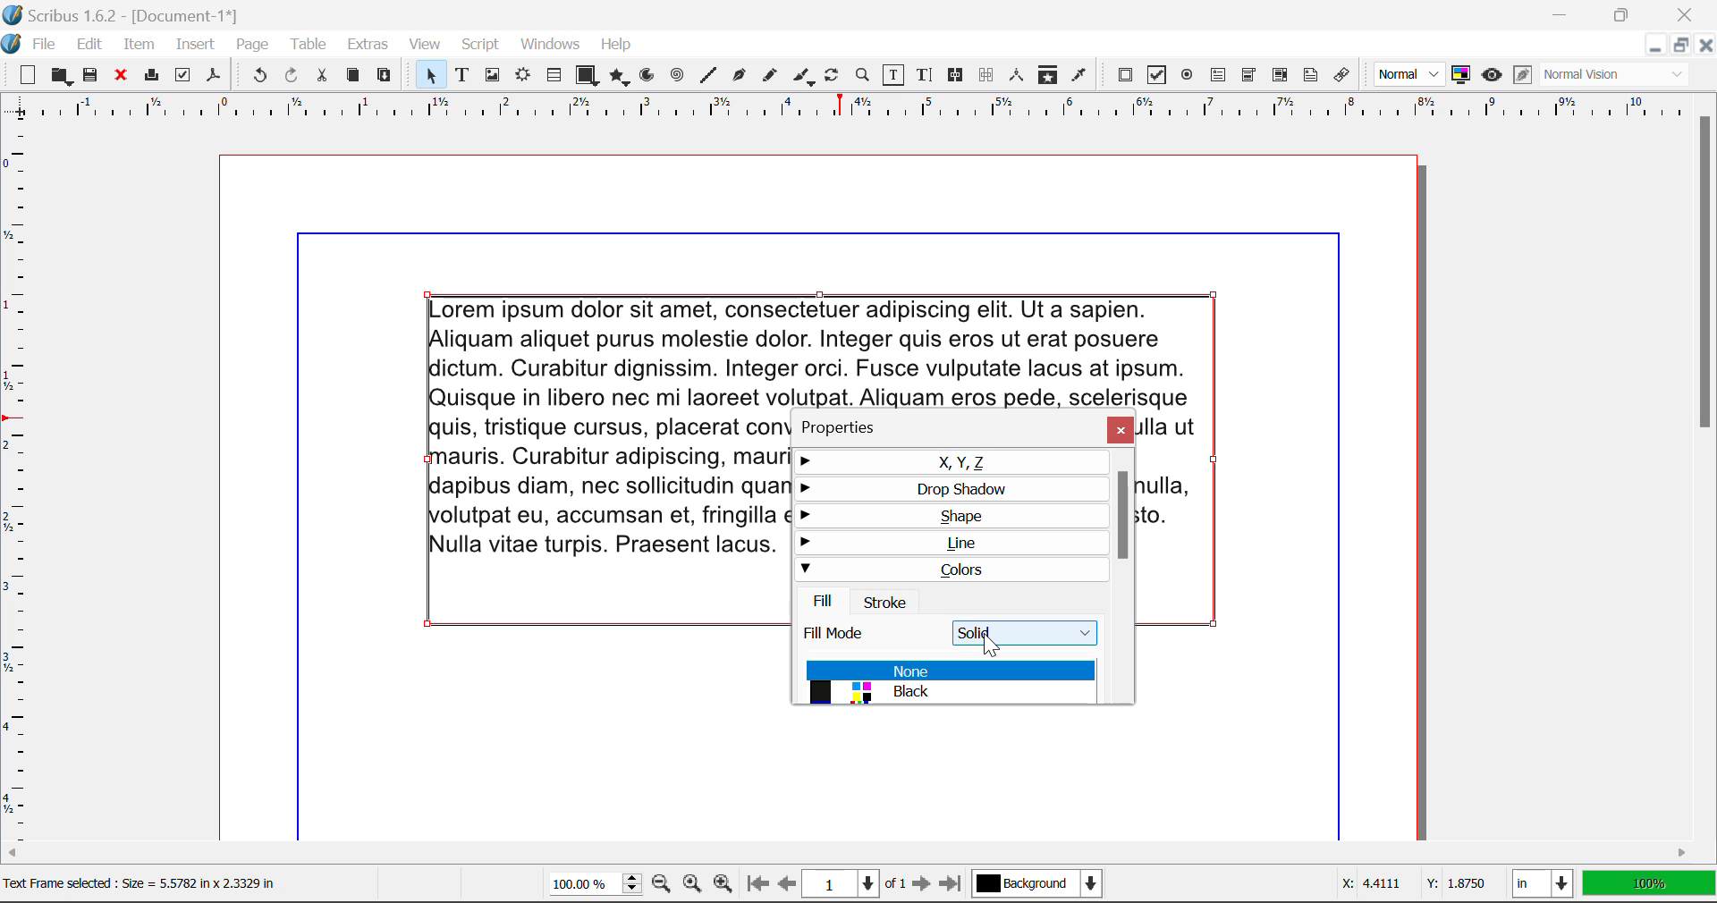 Image resolution: width=1717 pixels, height=903 pixels. What do you see at coordinates (771, 80) in the screenshot?
I see `Freehand` at bounding box center [771, 80].